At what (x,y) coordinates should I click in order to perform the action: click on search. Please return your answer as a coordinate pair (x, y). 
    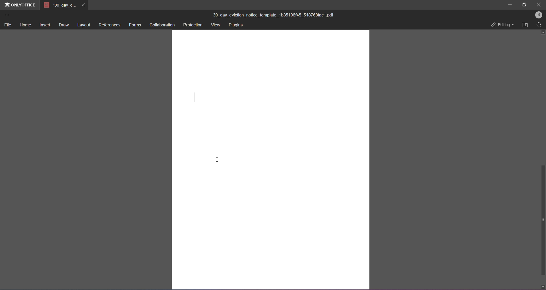
    Looking at the image, I should click on (539, 26).